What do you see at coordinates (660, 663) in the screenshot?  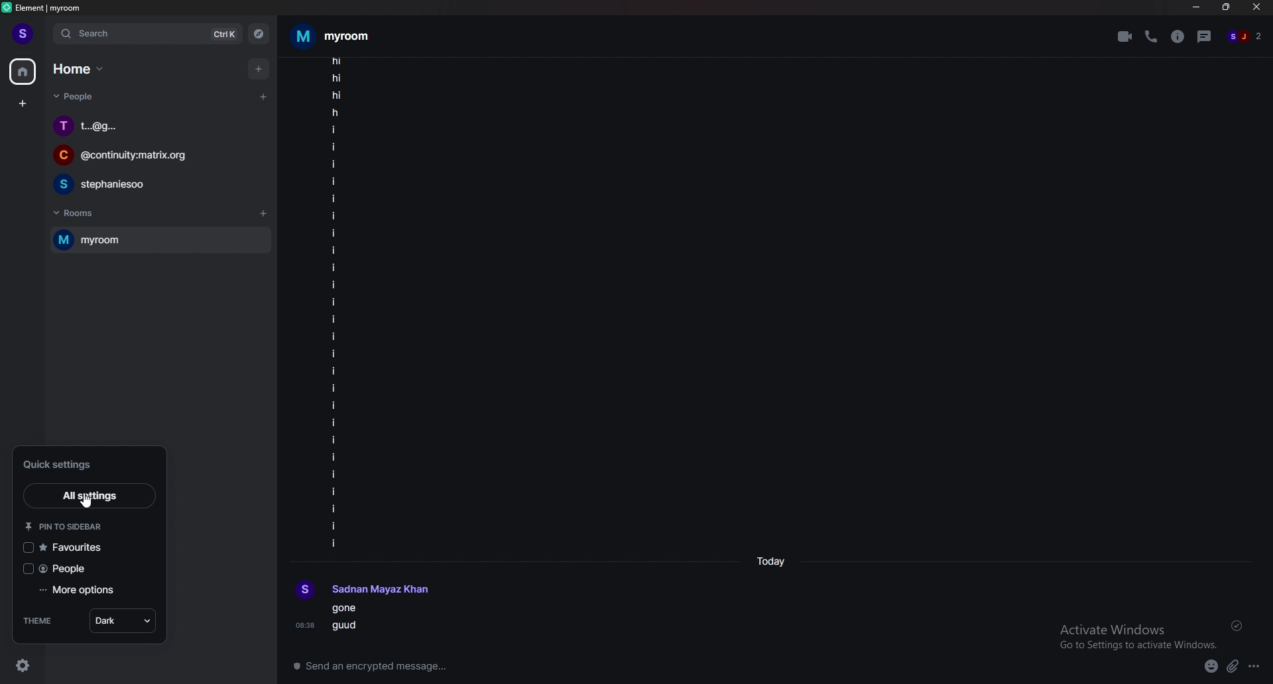 I see `text input` at bounding box center [660, 663].